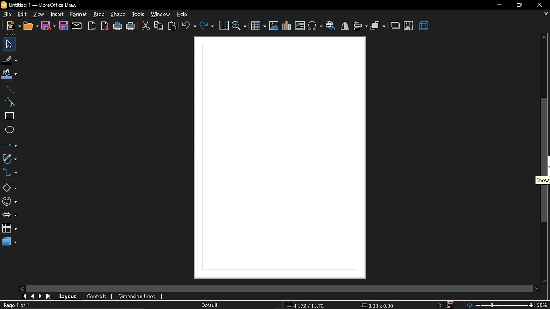 This screenshot has width=550, height=309. I want to click on position, so click(377, 306).